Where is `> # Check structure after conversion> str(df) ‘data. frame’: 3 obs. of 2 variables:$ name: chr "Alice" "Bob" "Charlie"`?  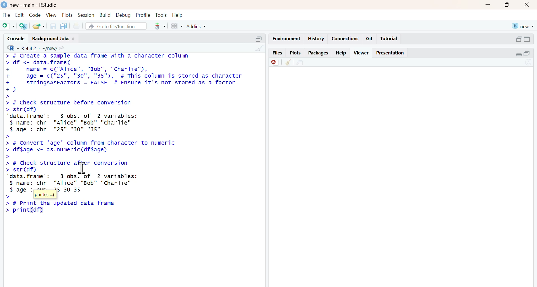 > # Check structure after conversion> str(df) ‘data. frame’: 3 obs. of 2 variables:$ name: chr "Alice" "Bob" "Charlie" is located at coordinates (73, 173).